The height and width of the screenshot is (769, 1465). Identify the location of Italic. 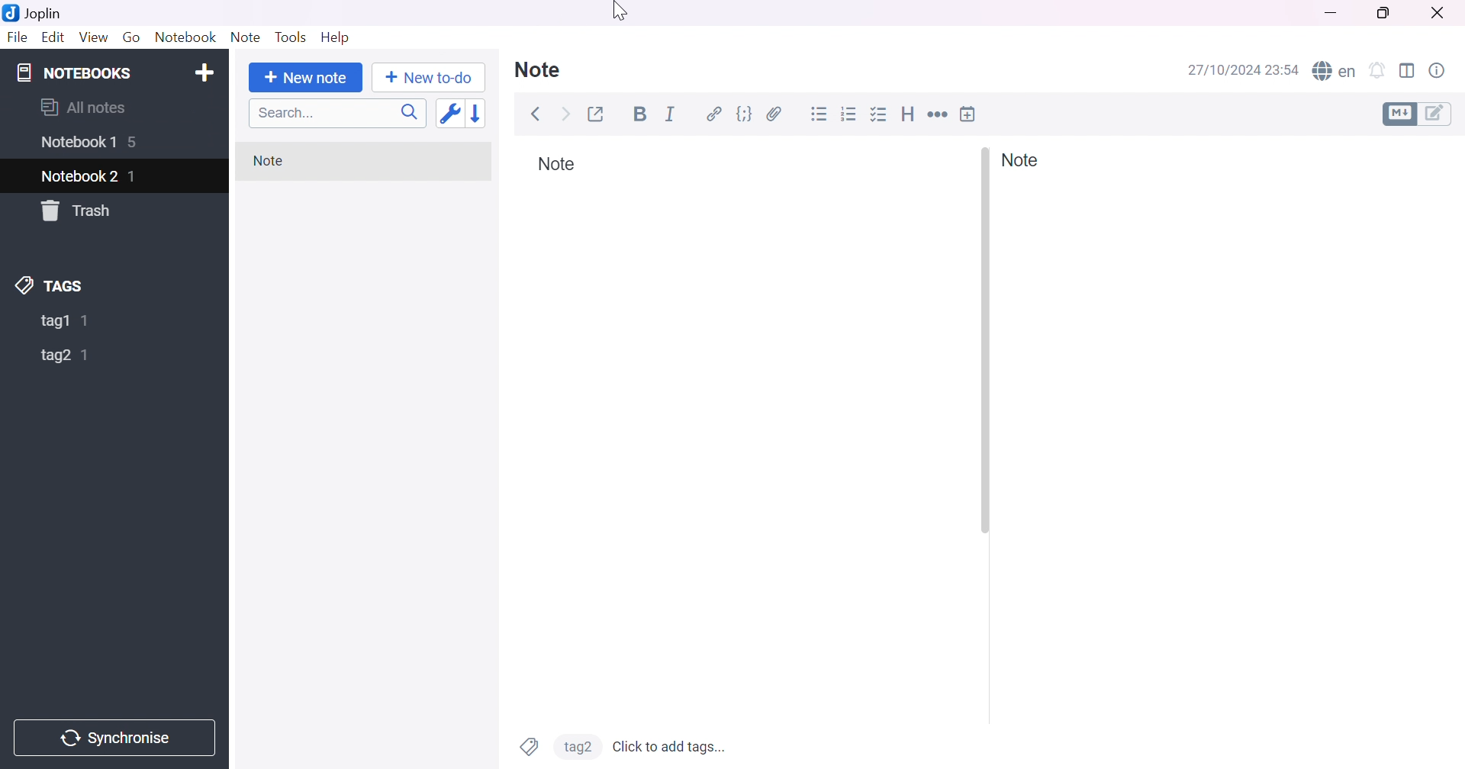
(671, 114).